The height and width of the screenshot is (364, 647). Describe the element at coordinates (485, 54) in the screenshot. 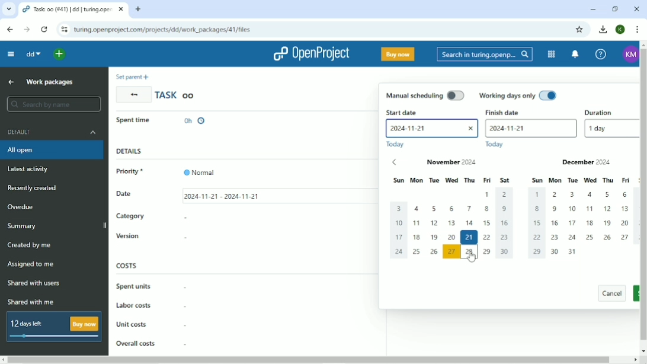

I see `Search` at that location.